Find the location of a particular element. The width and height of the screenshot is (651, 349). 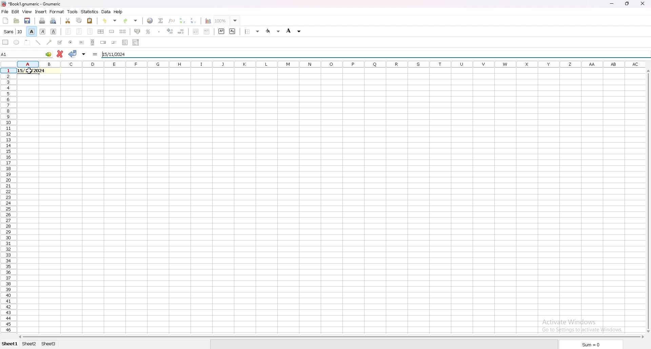

arrowed line is located at coordinates (50, 43).